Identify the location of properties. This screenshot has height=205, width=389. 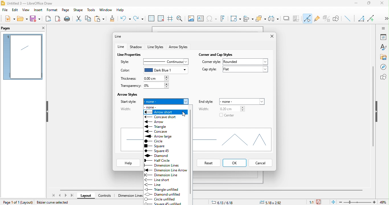
(383, 37).